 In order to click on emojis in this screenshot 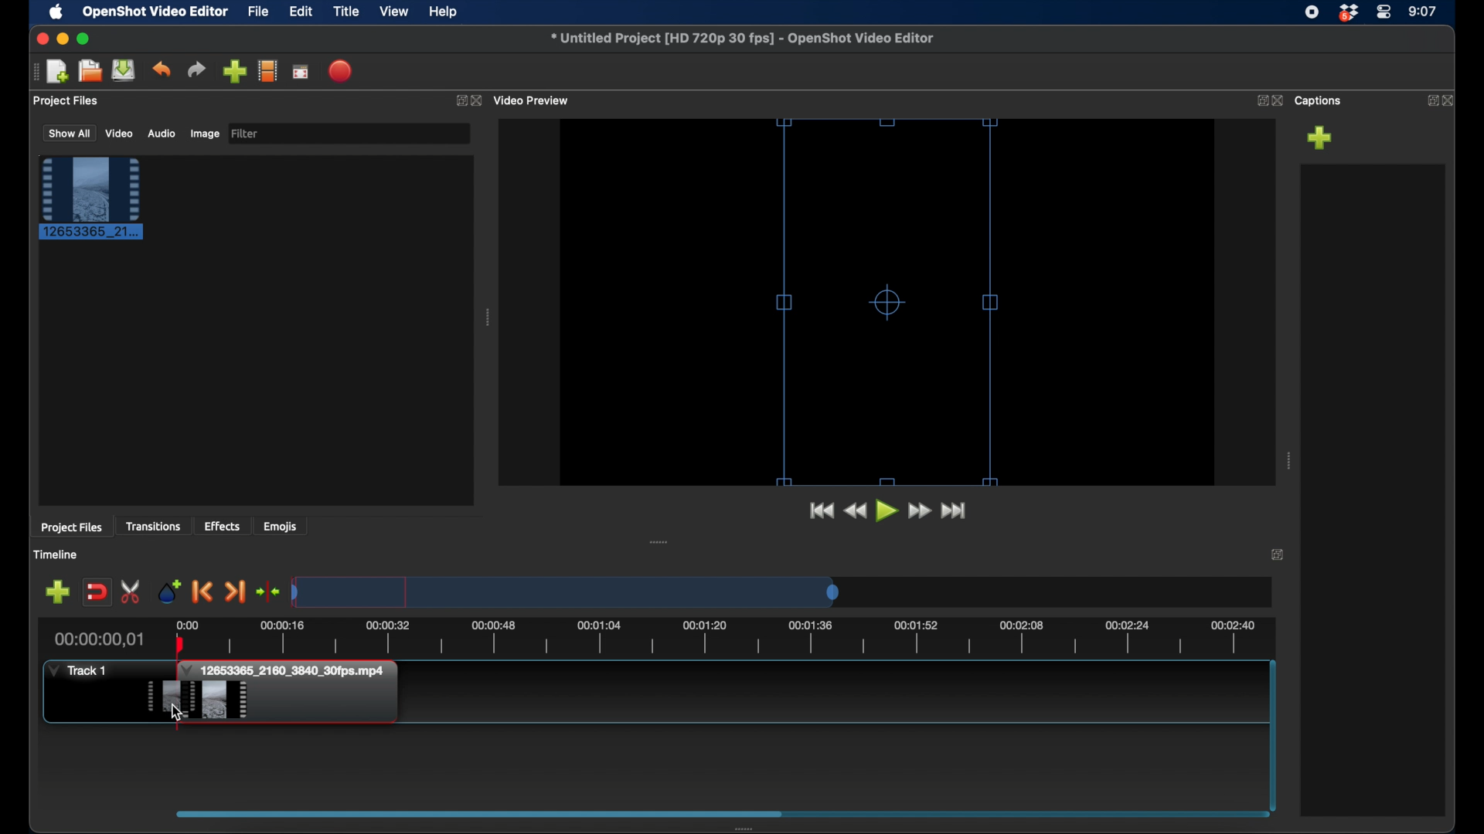, I will do `click(281, 527)`.